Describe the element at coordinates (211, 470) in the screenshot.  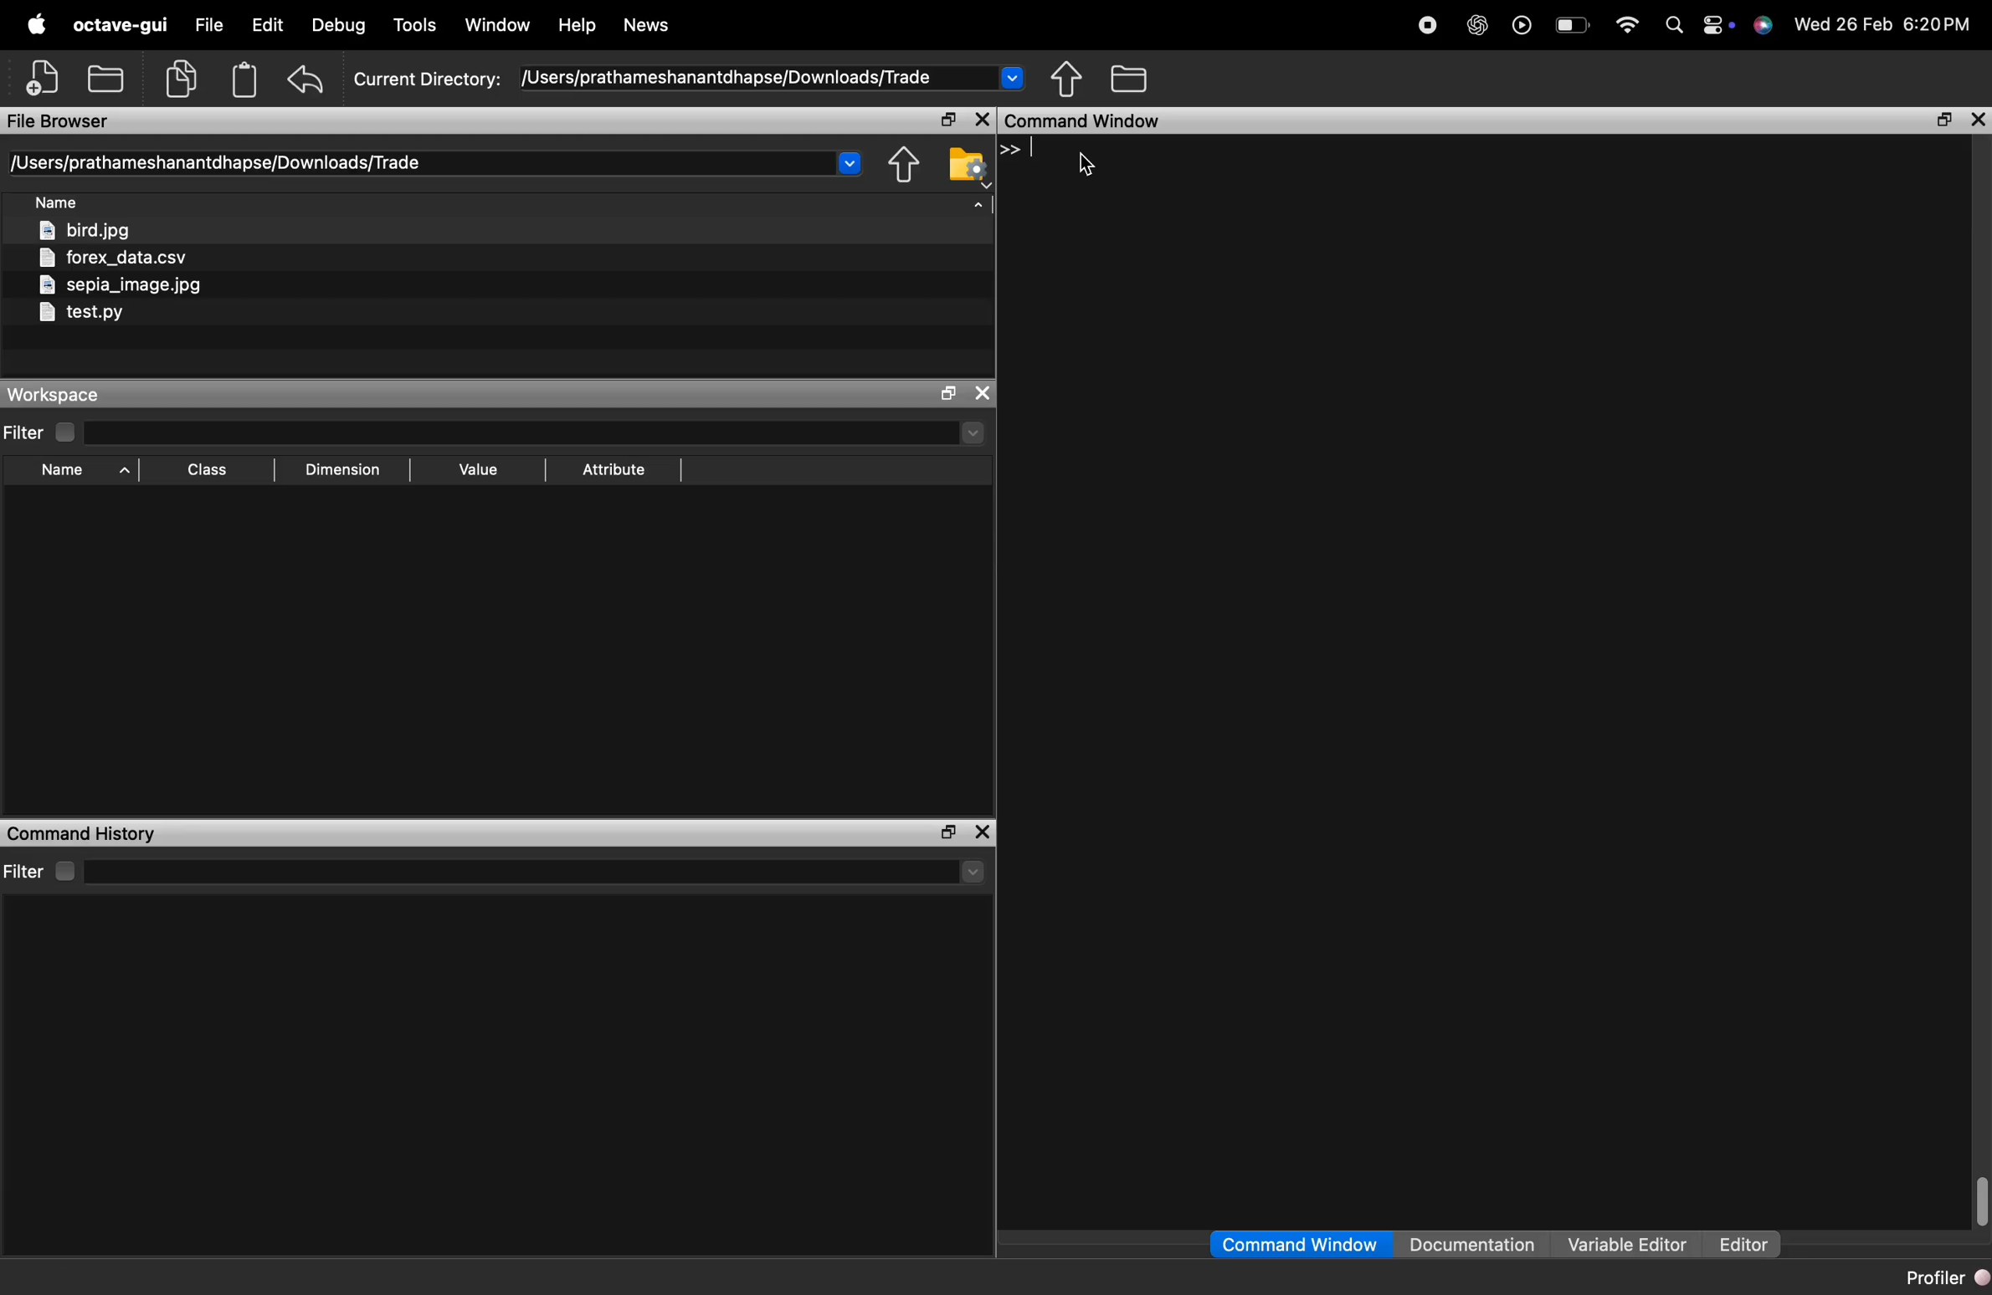
I see `Class` at that location.